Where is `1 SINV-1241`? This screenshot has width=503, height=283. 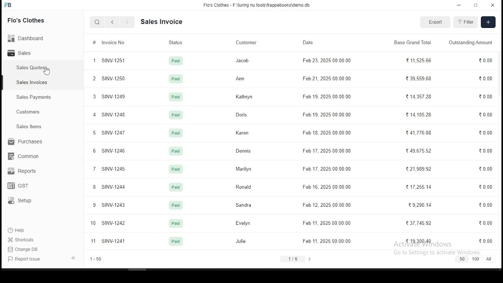
1 SINV-1241 is located at coordinates (109, 241).